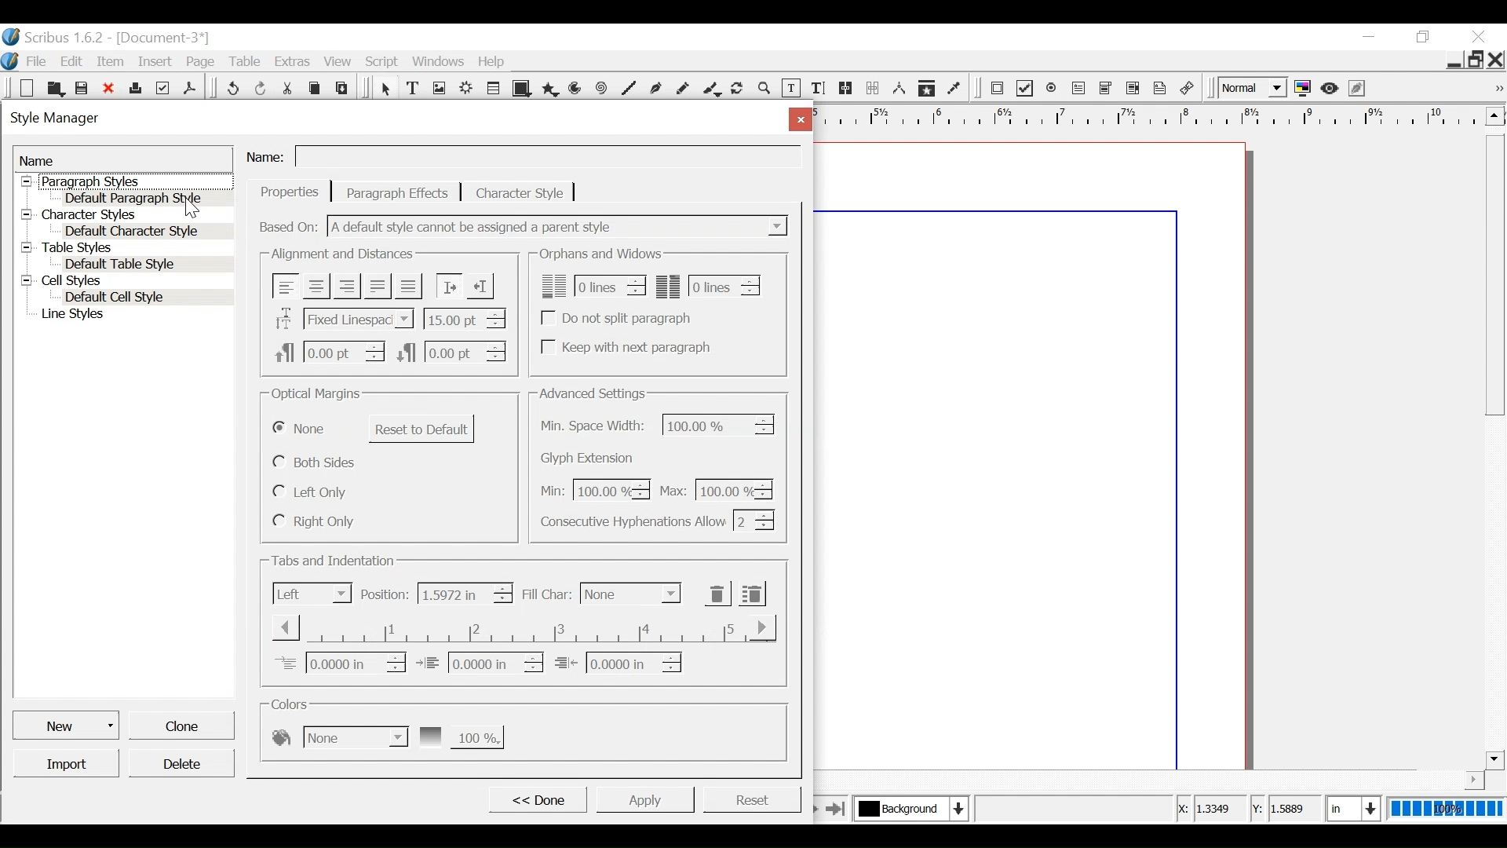  Describe the element at coordinates (291, 61) in the screenshot. I see `Extras` at that location.